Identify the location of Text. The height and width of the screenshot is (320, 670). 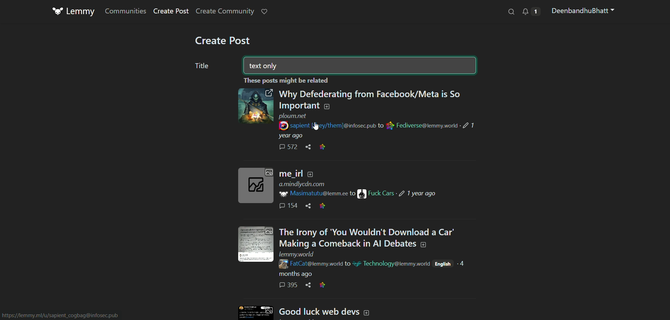
(319, 312).